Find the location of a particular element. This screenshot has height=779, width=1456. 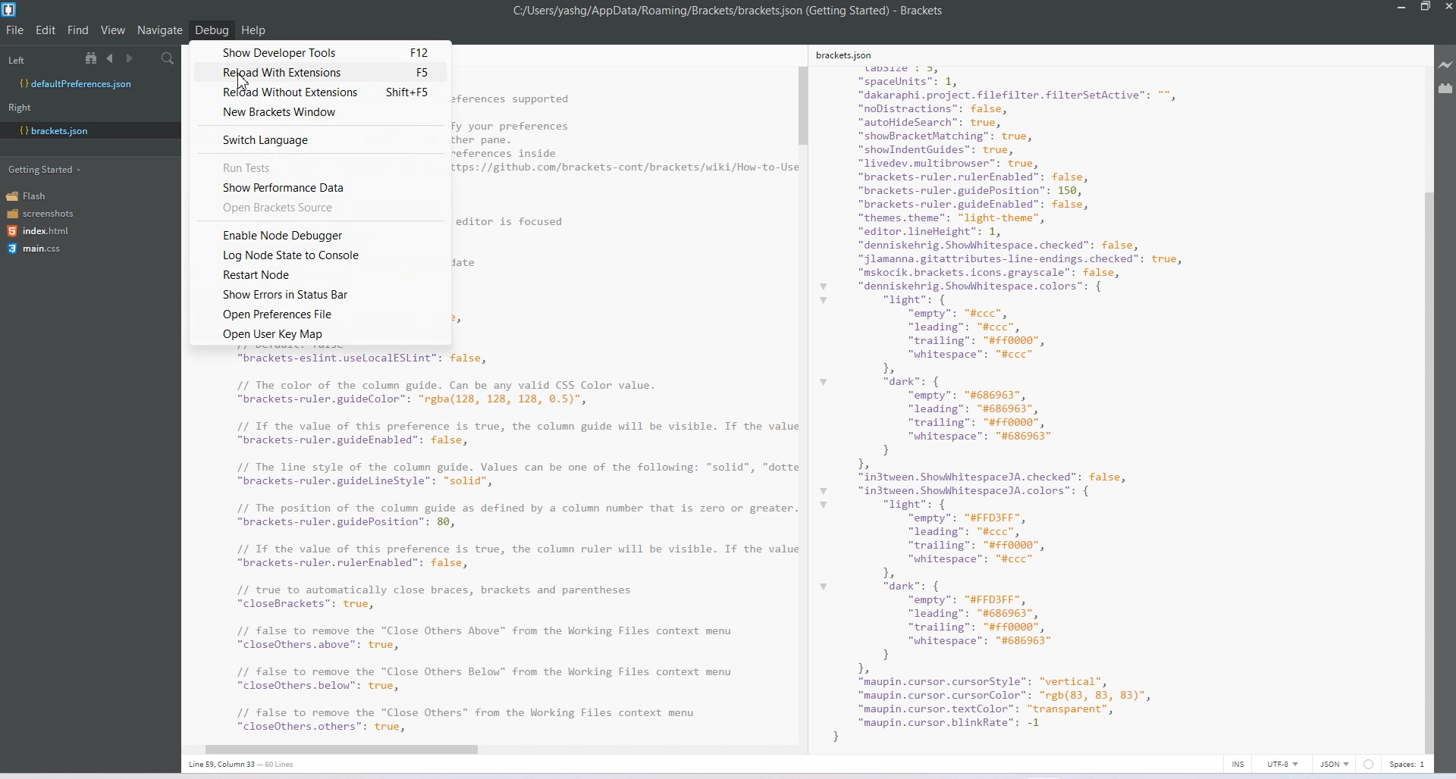

screenshots is located at coordinates (42, 214).